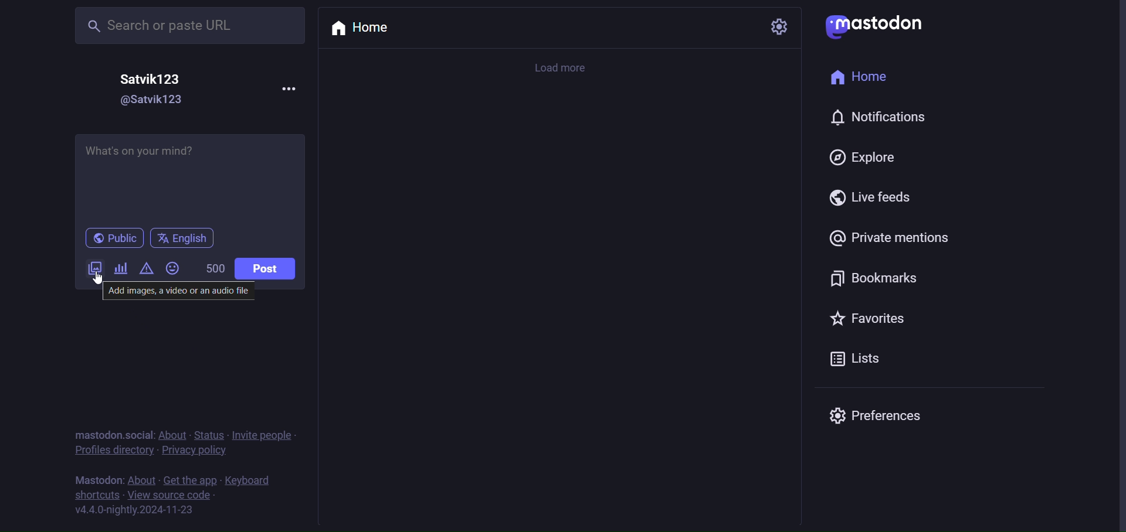  What do you see at coordinates (172, 269) in the screenshot?
I see `emoji` at bounding box center [172, 269].